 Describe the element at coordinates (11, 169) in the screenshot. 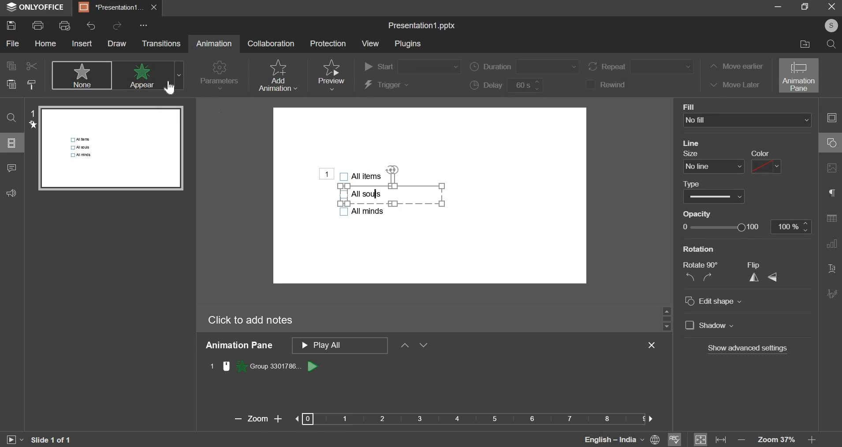

I see `comment` at that location.